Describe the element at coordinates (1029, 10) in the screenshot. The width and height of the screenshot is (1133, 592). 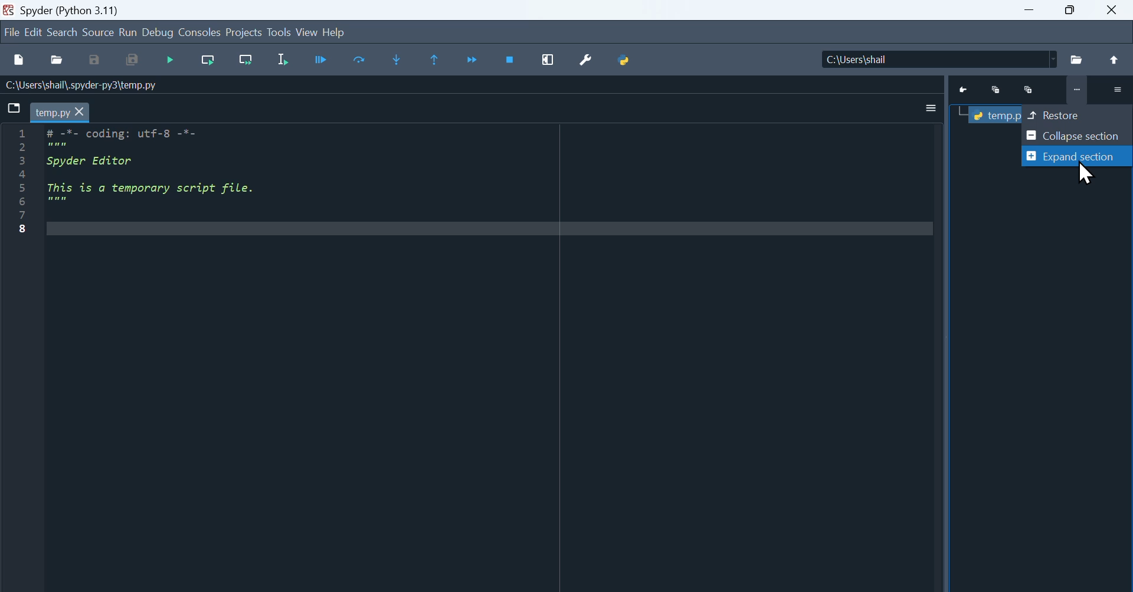
I see `minimize` at that location.